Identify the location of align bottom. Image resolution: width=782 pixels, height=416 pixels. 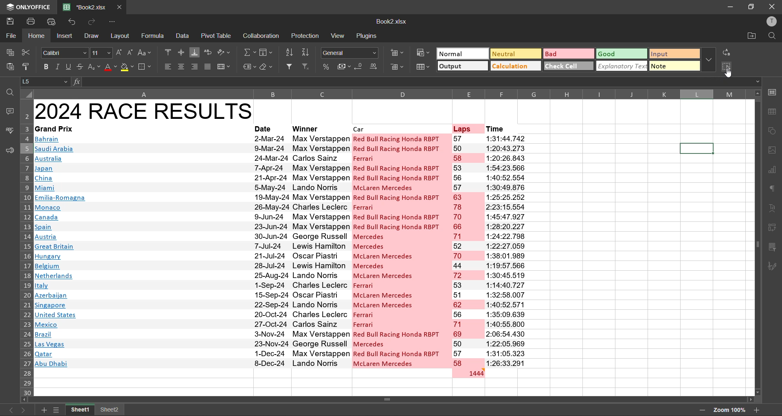
(194, 53).